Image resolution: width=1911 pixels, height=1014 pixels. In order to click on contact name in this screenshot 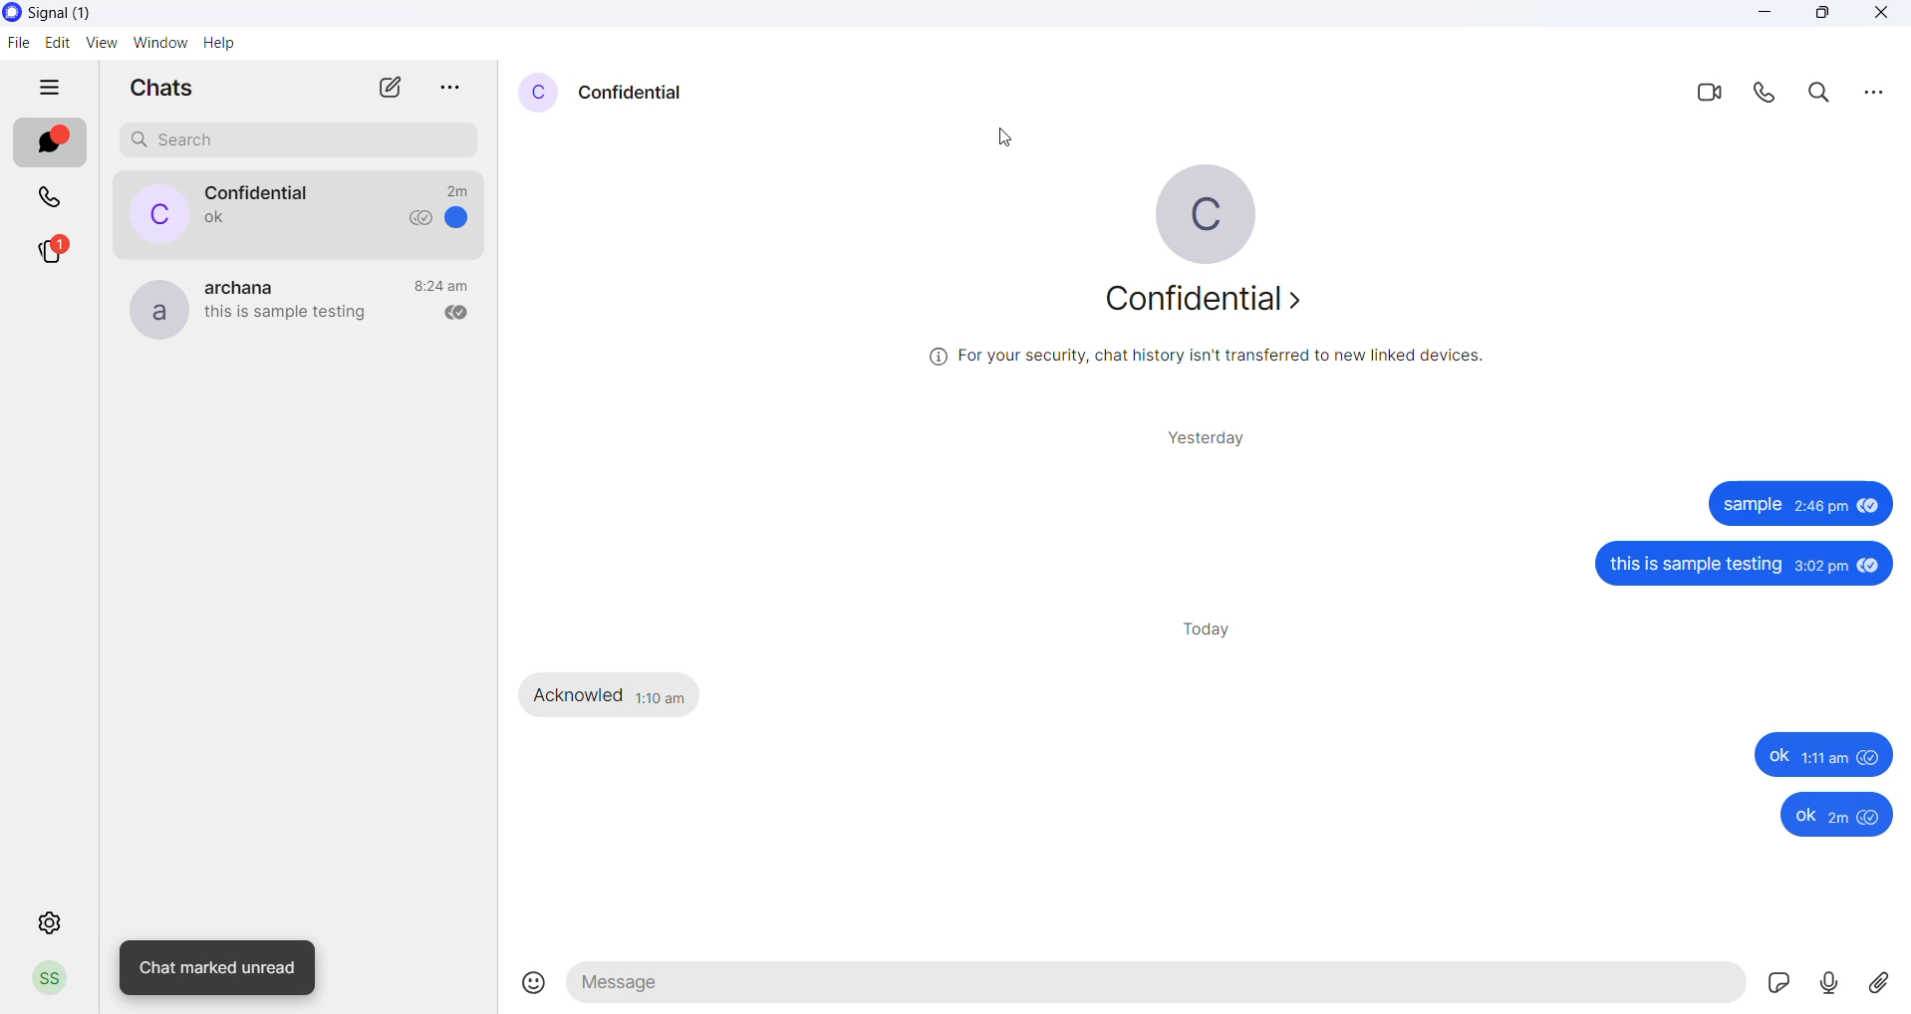, I will do `click(260, 192)`.